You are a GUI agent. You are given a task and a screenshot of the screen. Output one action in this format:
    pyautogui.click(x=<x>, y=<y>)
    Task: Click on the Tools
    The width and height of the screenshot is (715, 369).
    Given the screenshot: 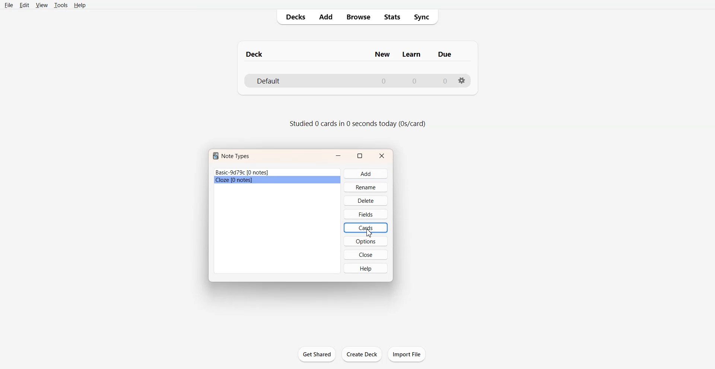 What is the action you would take?
    pyautogui.click(x=60, y=5)
    